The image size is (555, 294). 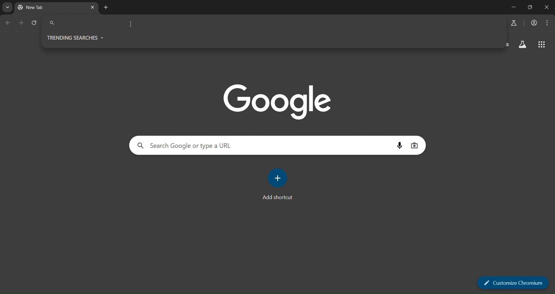 I want to click on add shortcut, so click(x=280, y=183).